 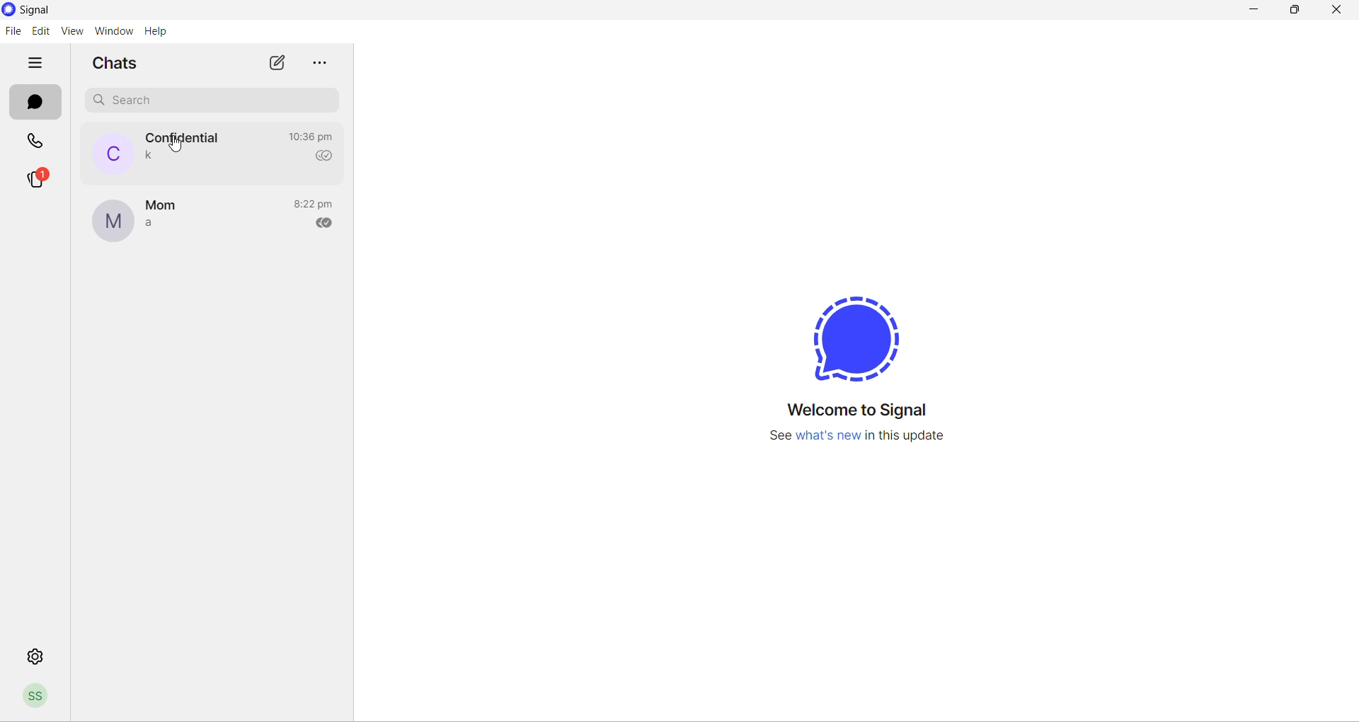 What do you see at coordinates (40, 144) in the screenshot?
I see `calls` at bounding box center [40, 144].